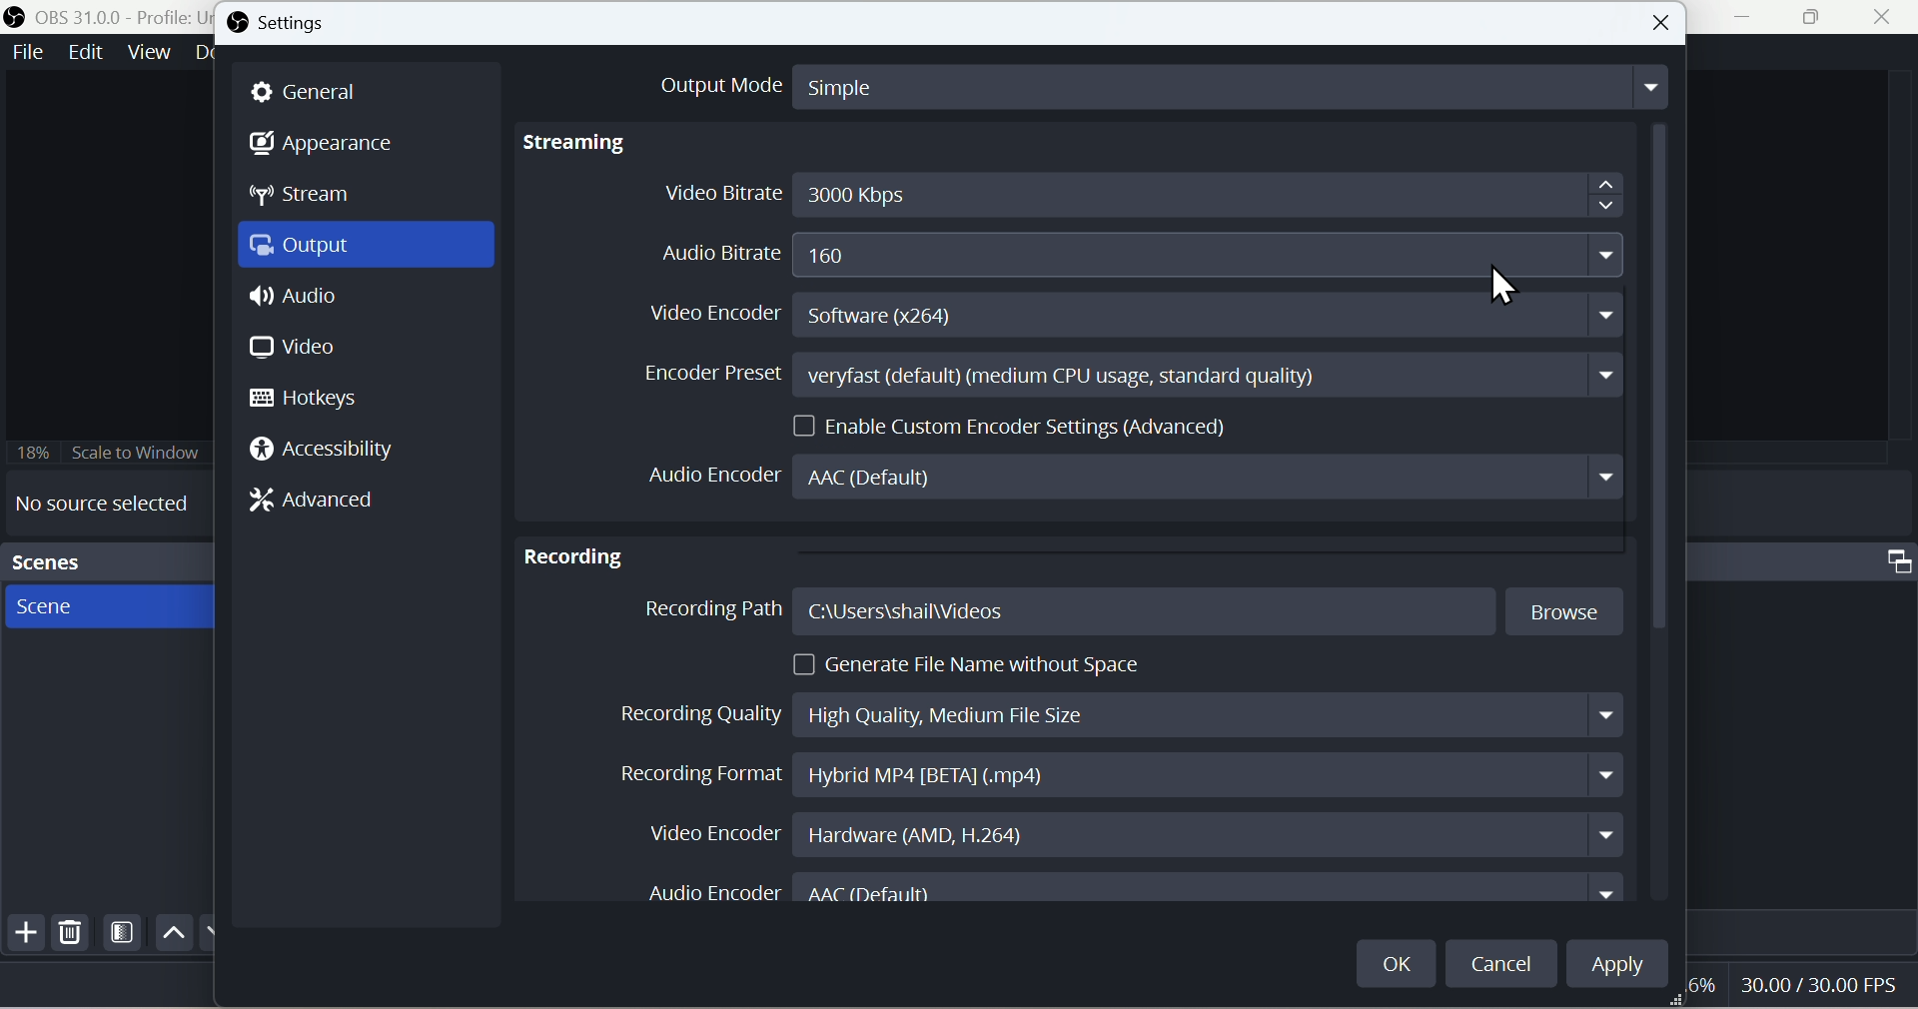 The width and height of the screenshot is (1918, 1009). What do you see at coordinates (1507, 281) in the screenshot?
I see `Mouse` at bounding box center [1507, 281].